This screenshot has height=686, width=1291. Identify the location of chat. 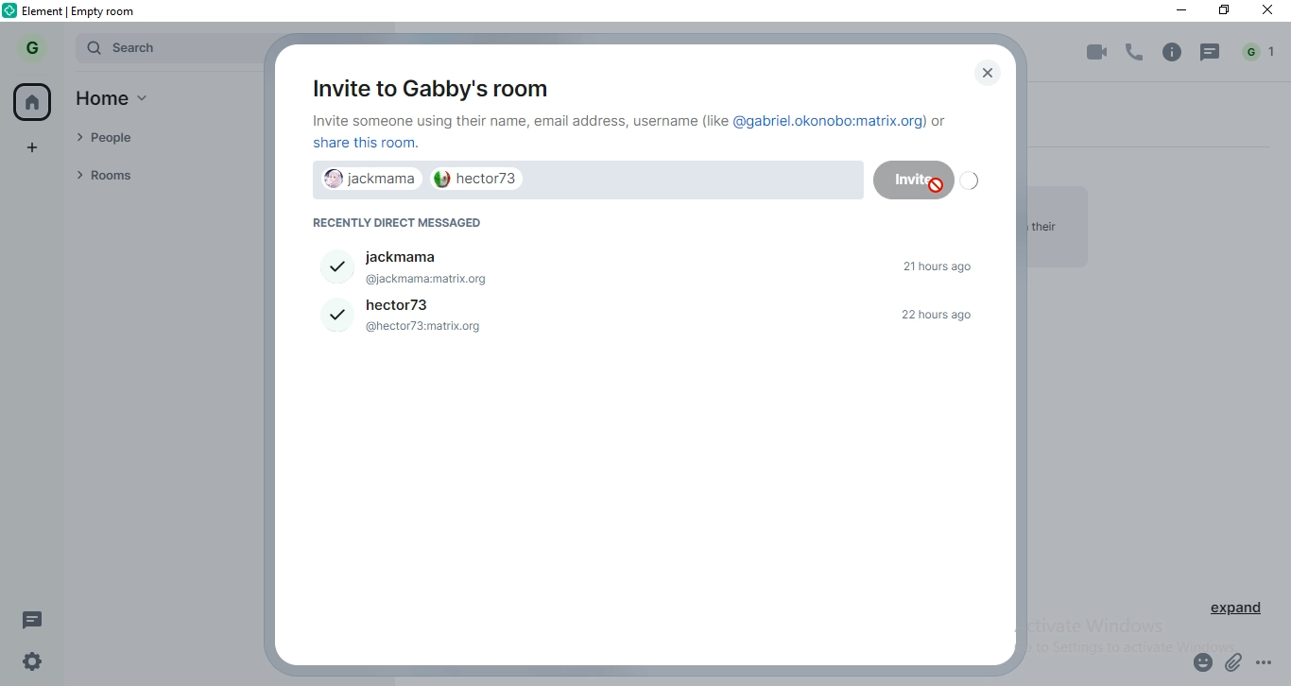
(1212, 53).